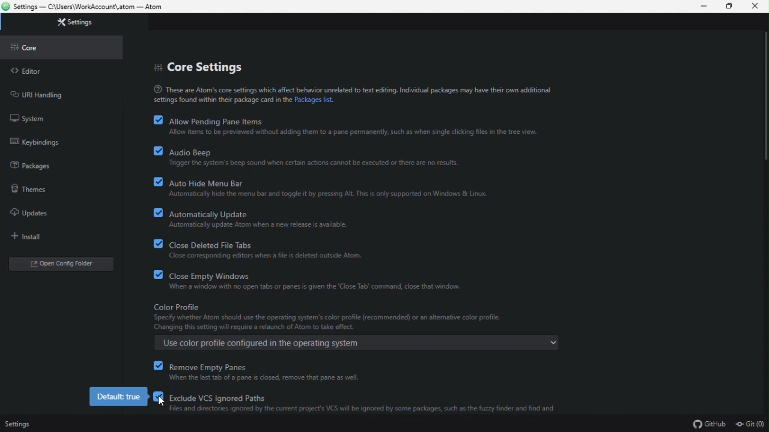 Image resolution: width=769 pixels, height=432 pixels. What do you see at coordinates (362, 157) in the screenshot?
I see `audio beep` at bounding box center [362, 157].